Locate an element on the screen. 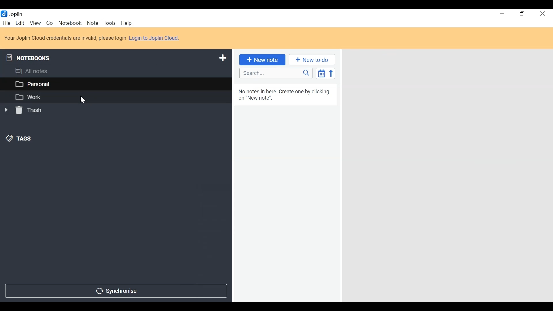 The image size is (553, 311). No notes in here. Create one by clicking on "New note”. is located at coordinates (287, 96).